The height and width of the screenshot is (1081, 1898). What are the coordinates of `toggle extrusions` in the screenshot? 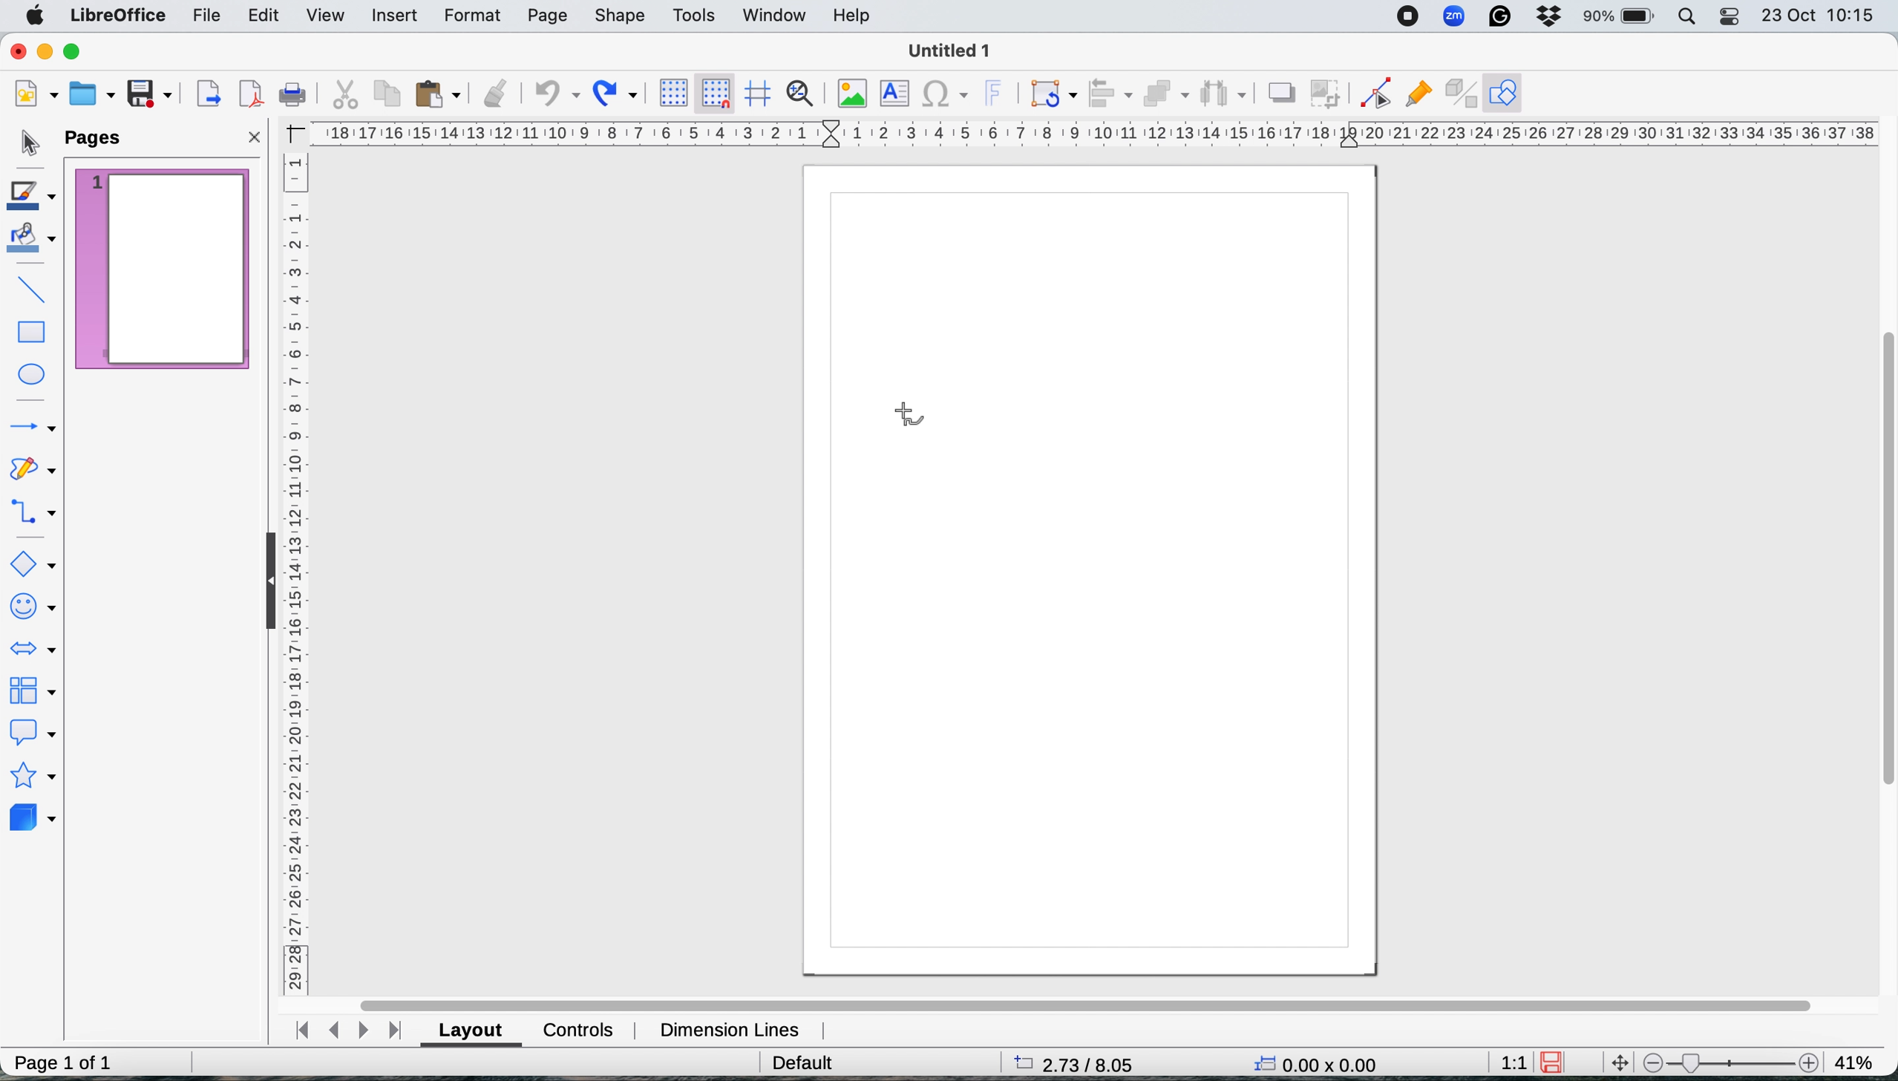 It's located at (1459, 92).